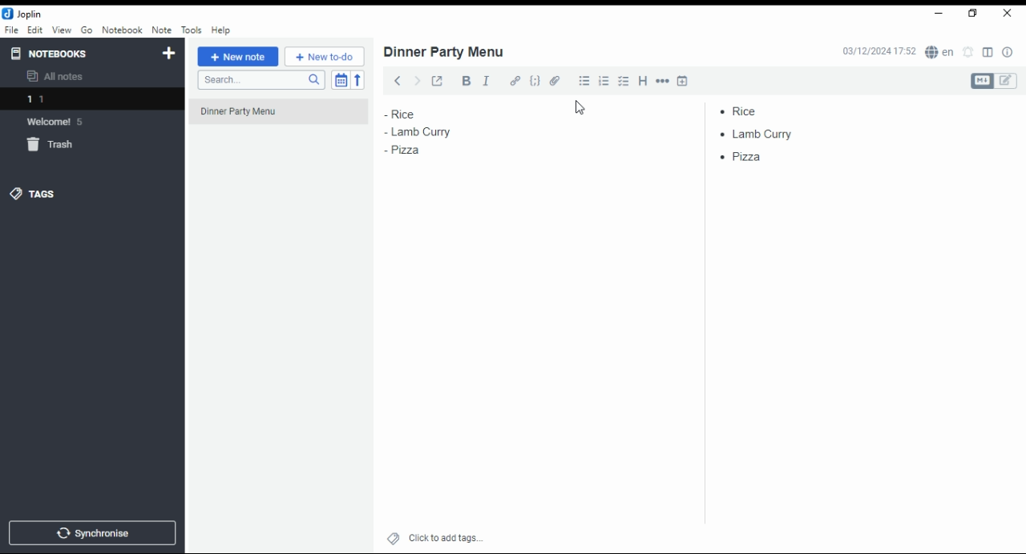  Describe the element at coordinates (359, 79) in the screenshot. I see `reverse sort order` at that location.